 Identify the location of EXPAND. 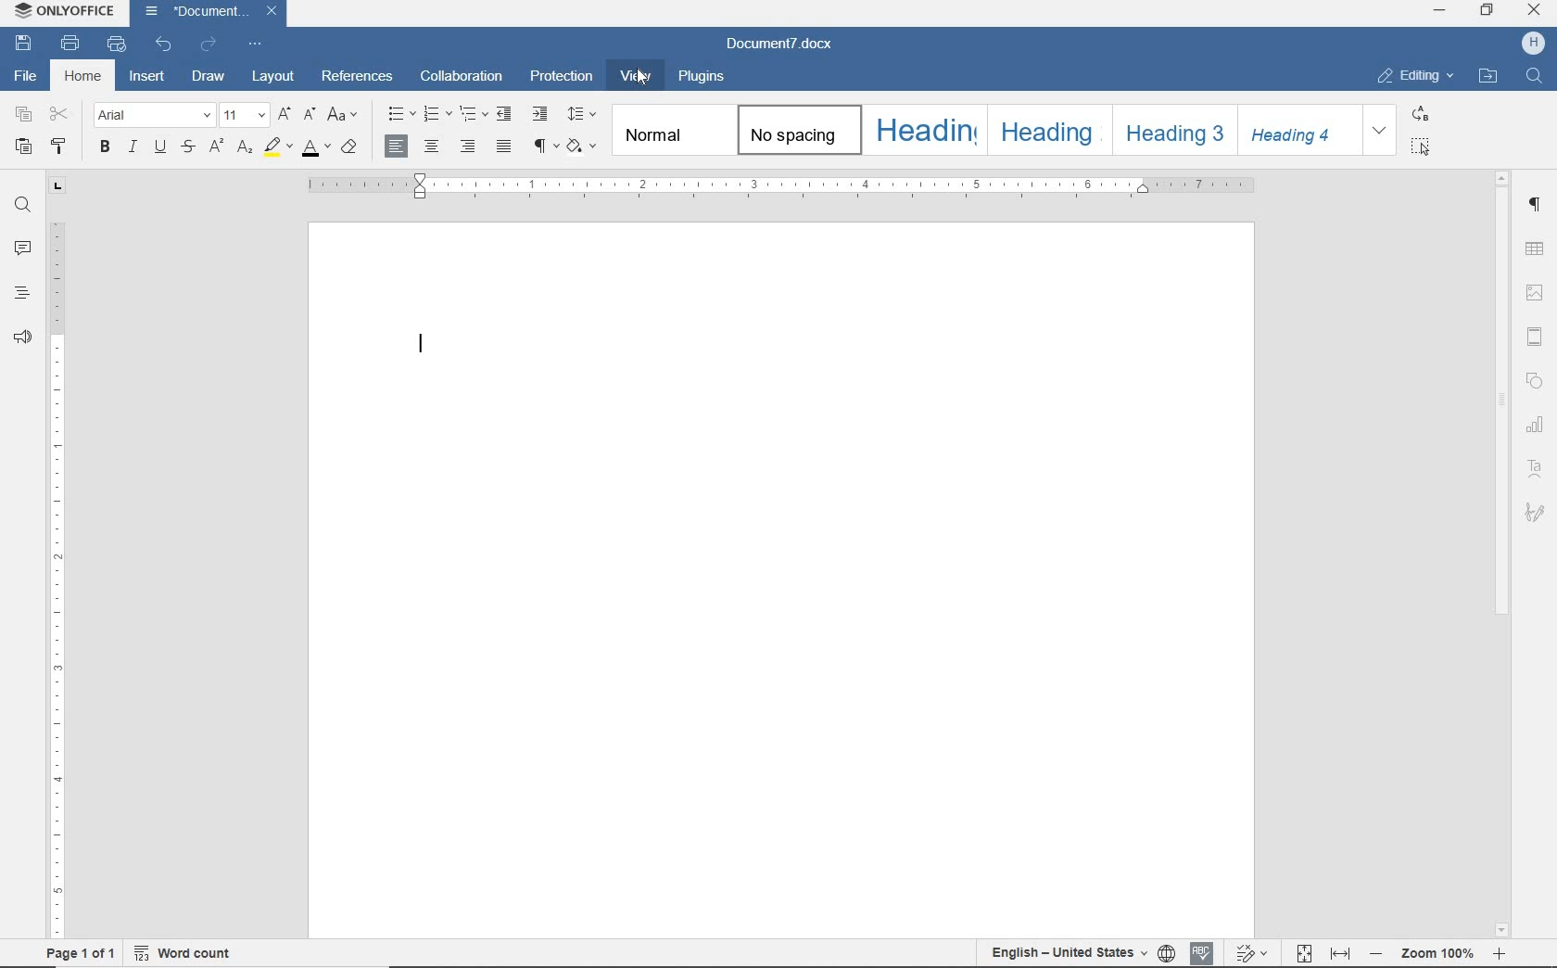
(1380, 129).